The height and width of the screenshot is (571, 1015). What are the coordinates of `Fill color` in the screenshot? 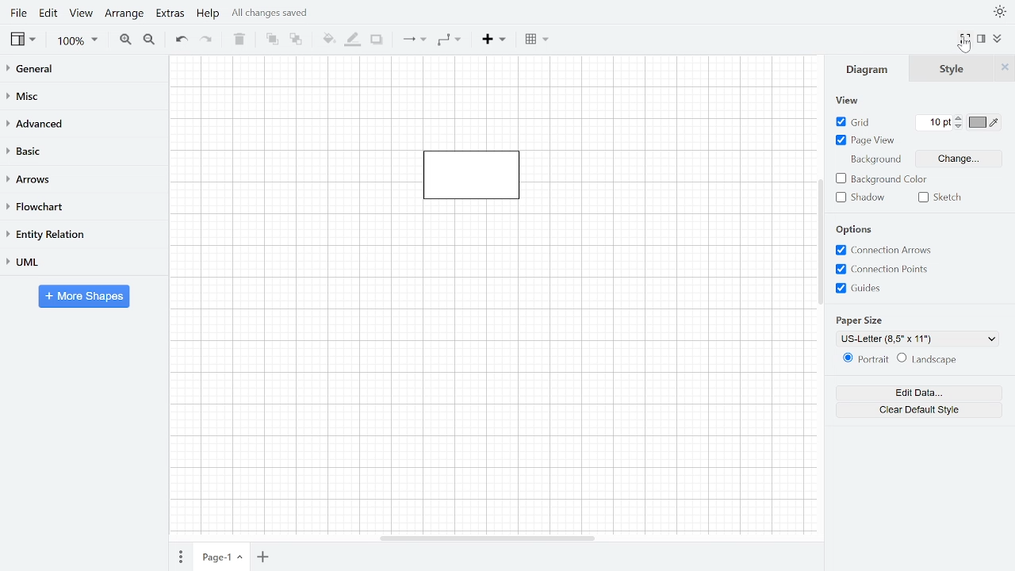 It's located at (328, 40).